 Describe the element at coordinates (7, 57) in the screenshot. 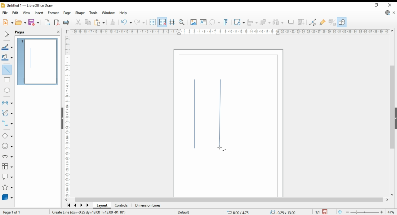

I see `fill color` at that location.